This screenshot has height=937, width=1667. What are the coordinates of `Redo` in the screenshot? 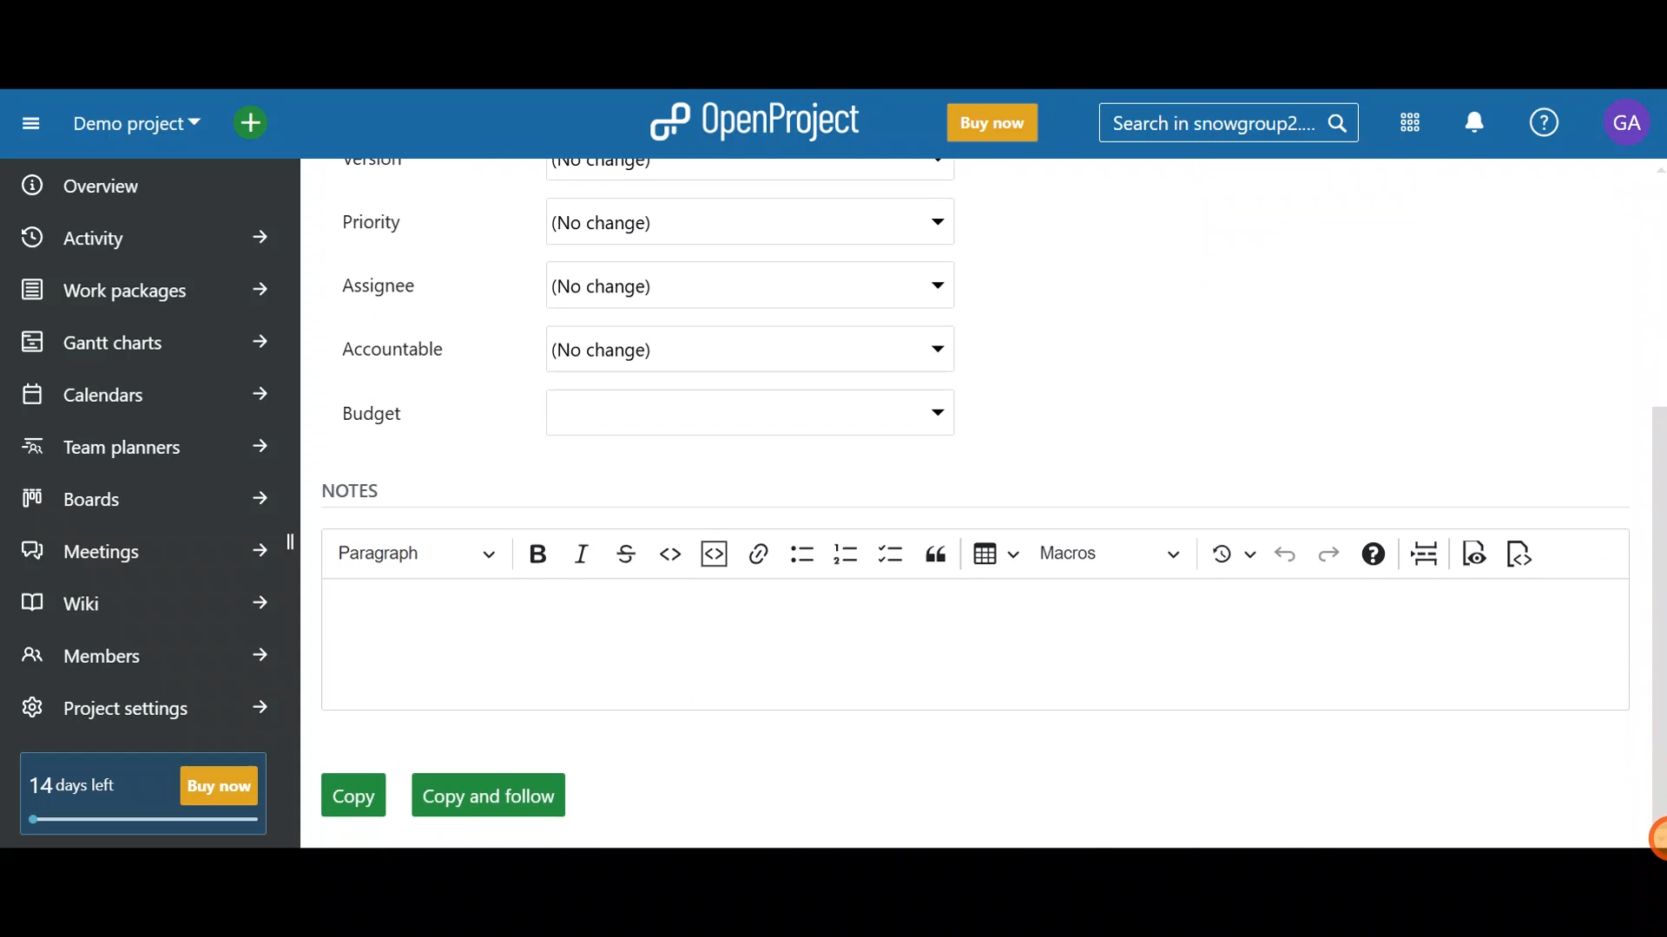 It's located at (1329, 558).